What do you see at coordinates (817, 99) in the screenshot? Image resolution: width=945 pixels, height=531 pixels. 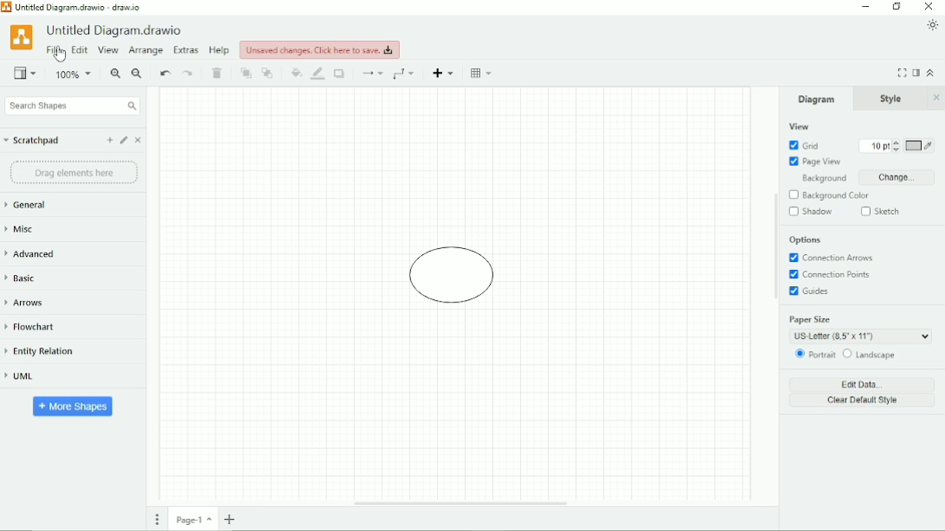 I see `Diagram` at bounding box center [817, 99].